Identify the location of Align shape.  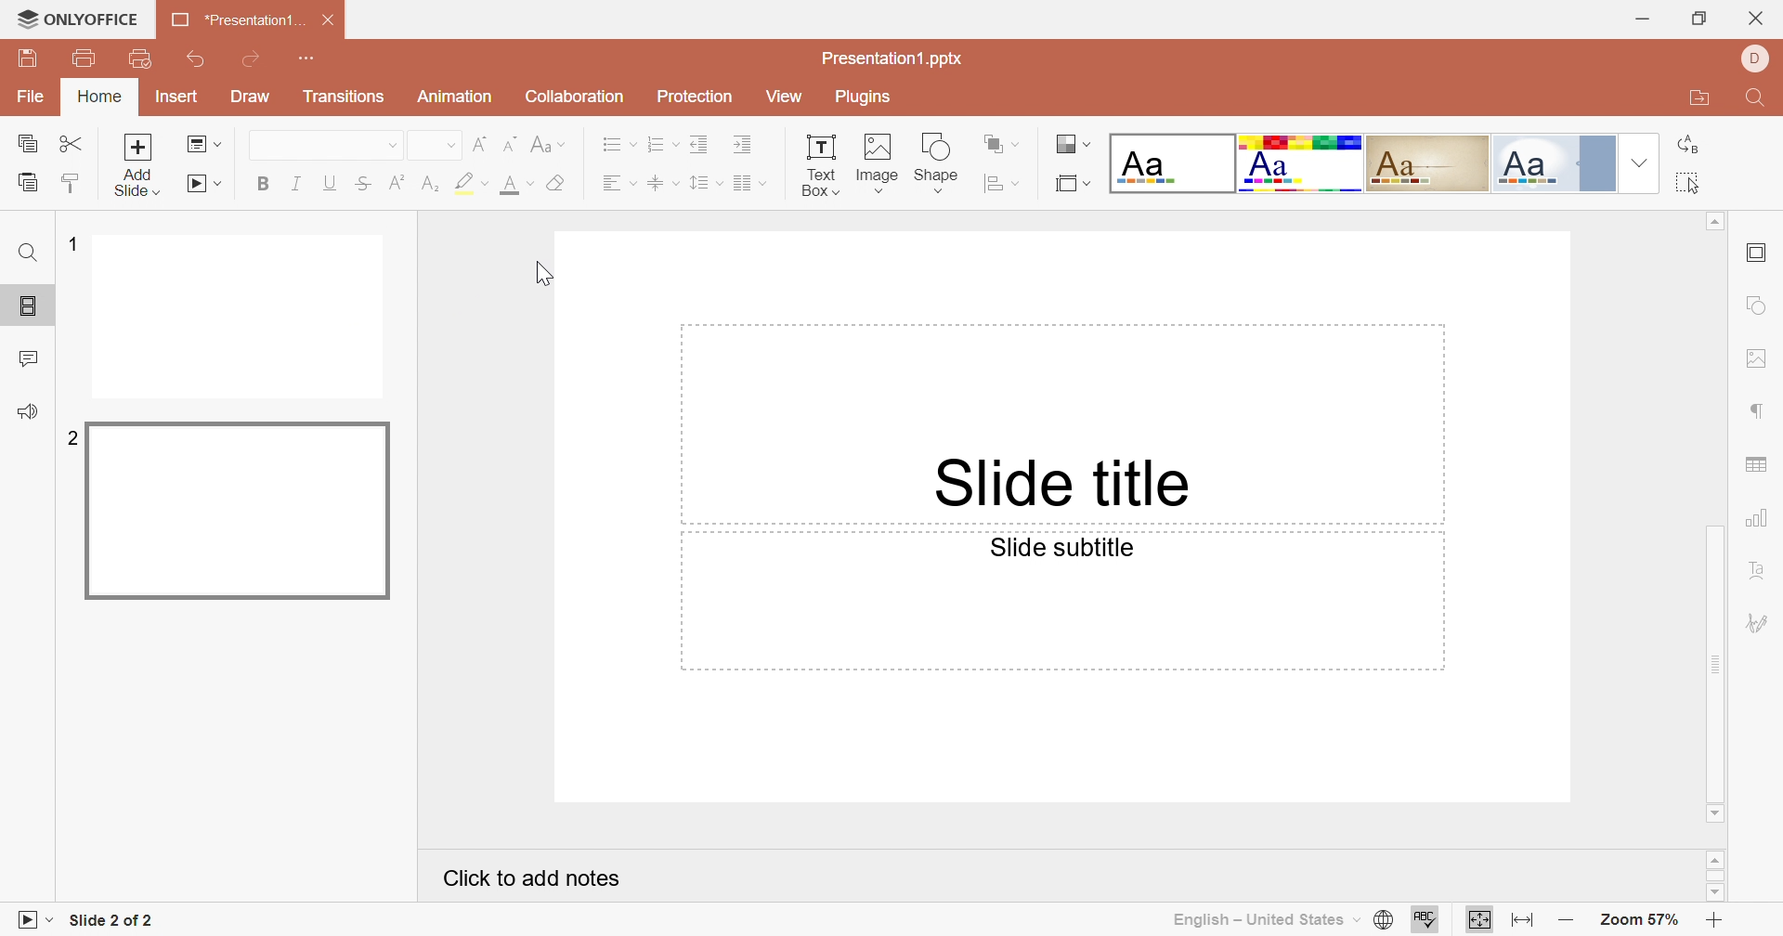
(1002, 182).